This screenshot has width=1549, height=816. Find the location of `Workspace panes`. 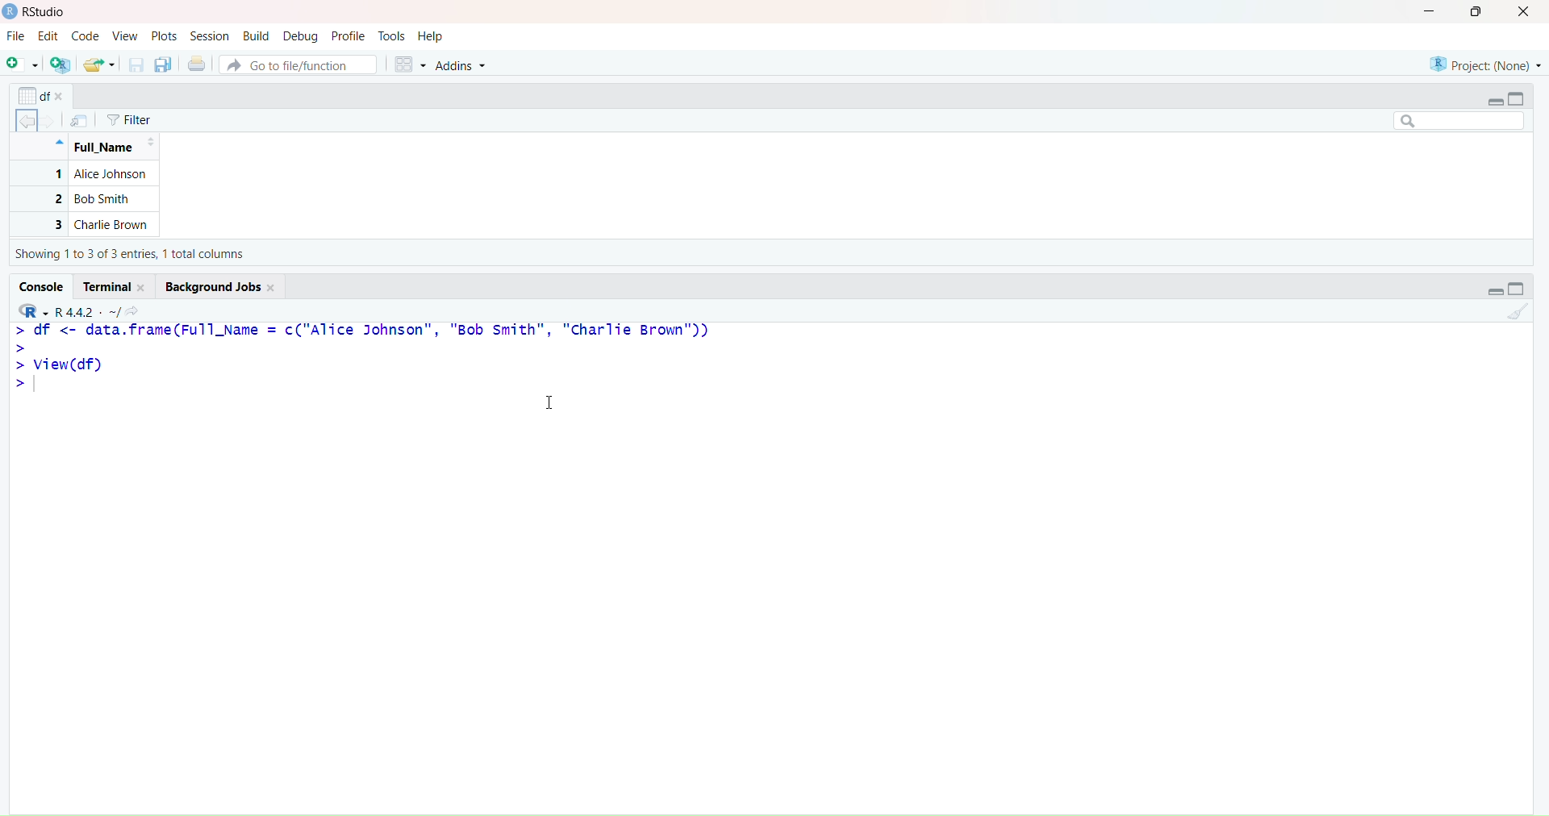

Workspace panes is located at coordinates (410, 65).